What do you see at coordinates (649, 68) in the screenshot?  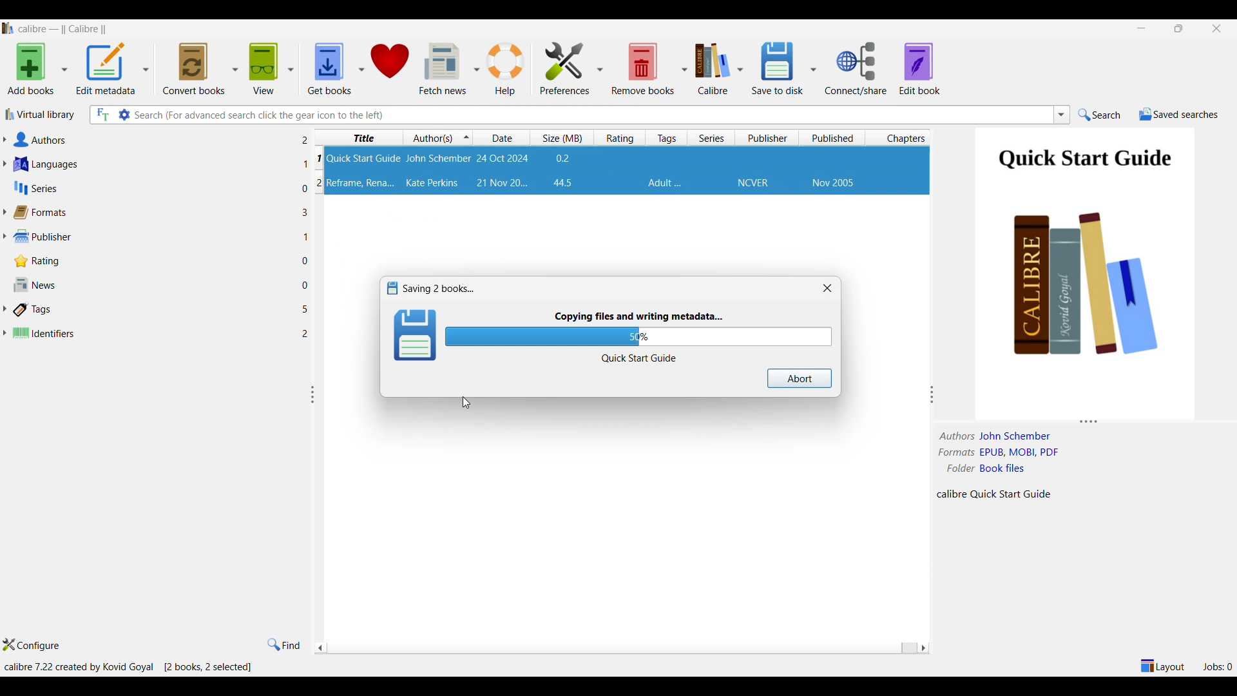 I see `Remove book options` at bounding box center [649, 68].